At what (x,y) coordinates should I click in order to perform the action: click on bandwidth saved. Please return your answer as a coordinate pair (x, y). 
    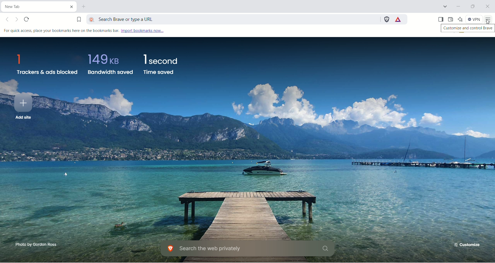
    Looking at the image, I should click on (110, 66).